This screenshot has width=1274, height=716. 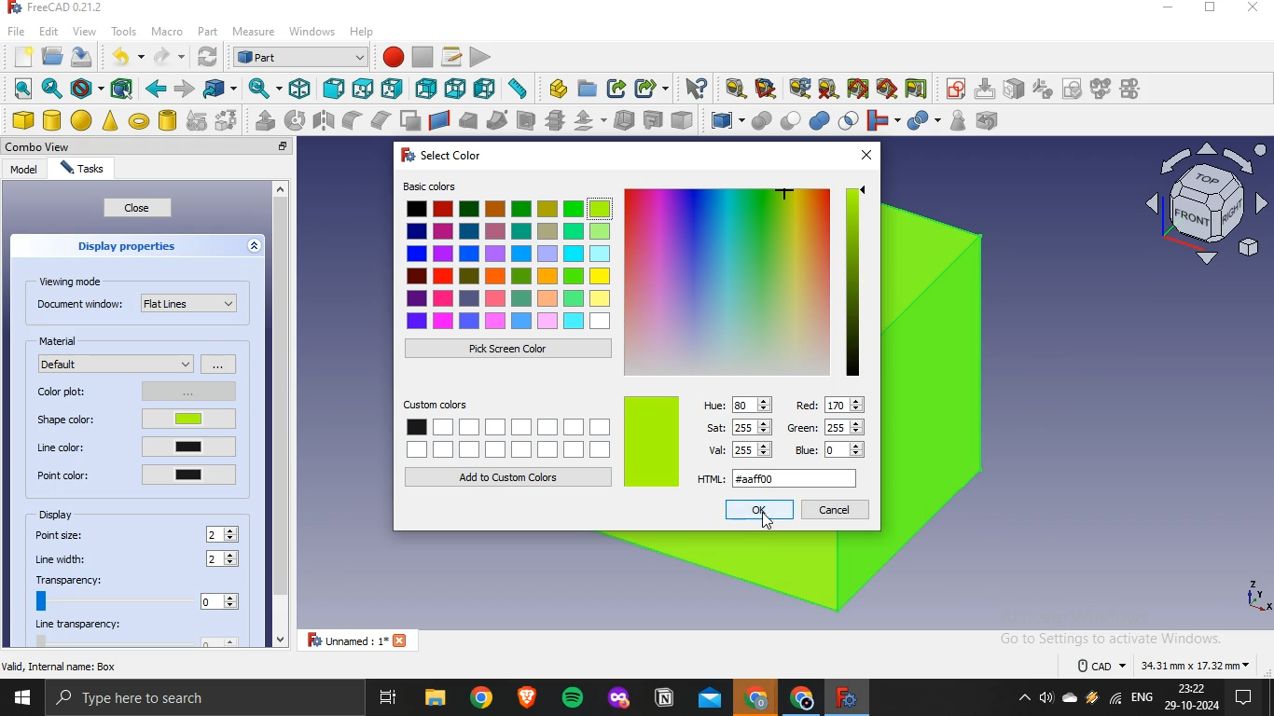 What do you see at coordinates (617, 89) in the screenshot?
I see `make link` at bounding box center [617, 89].